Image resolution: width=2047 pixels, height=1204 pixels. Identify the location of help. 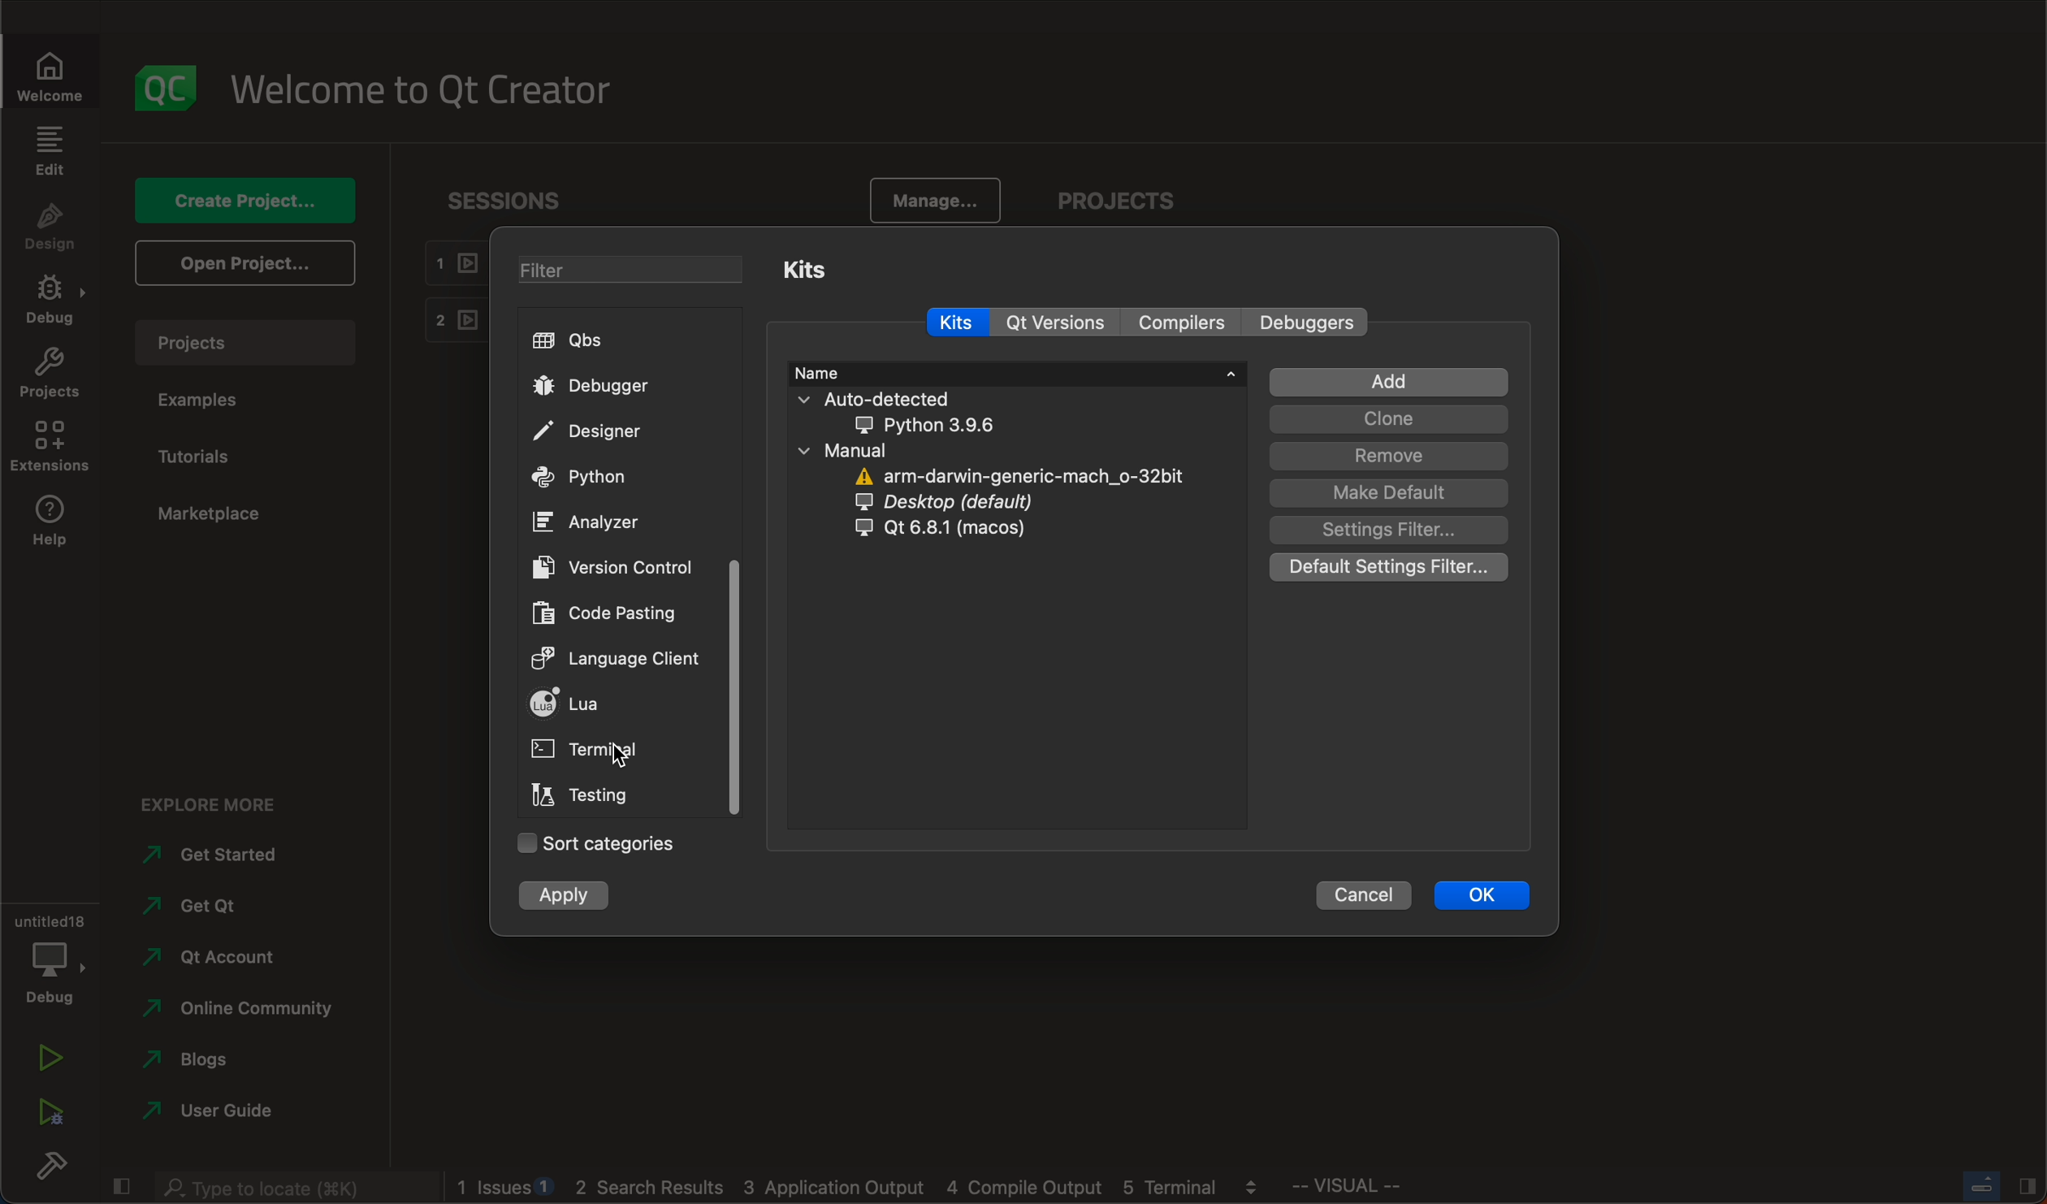
(50, 523).